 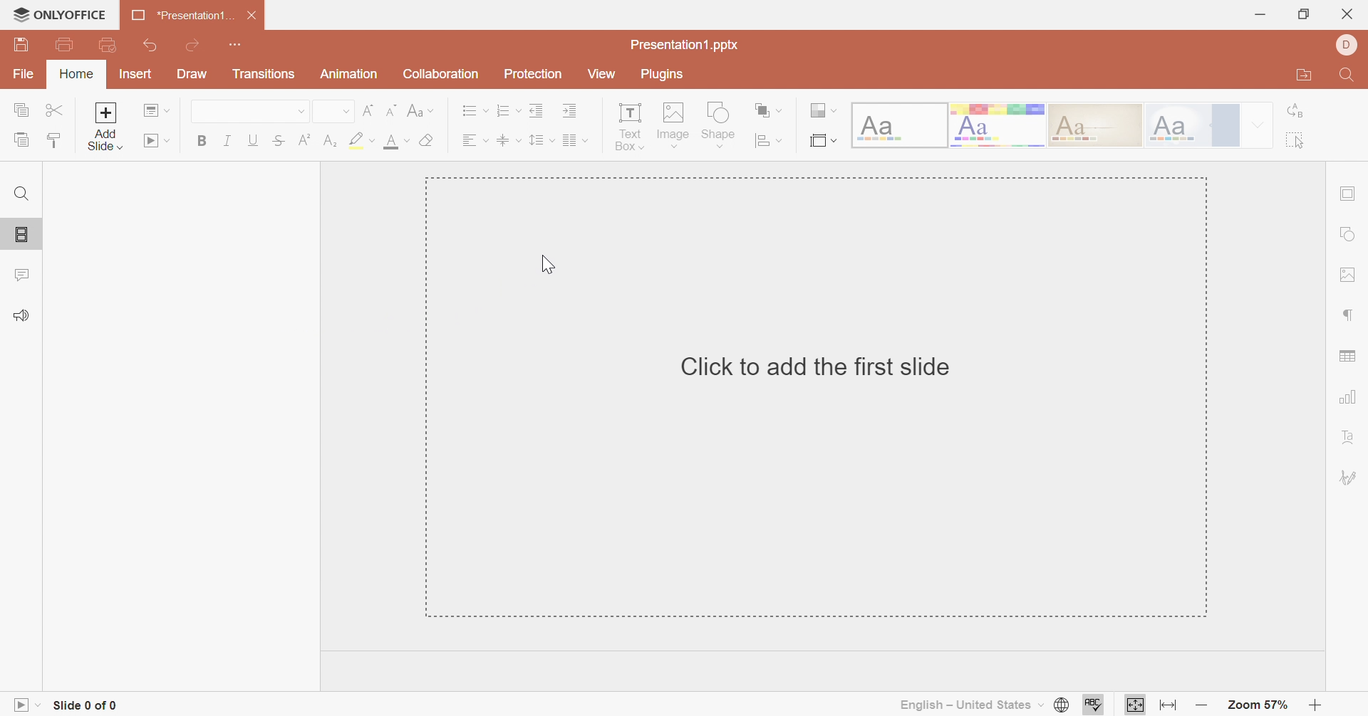 I want to click on Change case, so click(x=415, y=110).